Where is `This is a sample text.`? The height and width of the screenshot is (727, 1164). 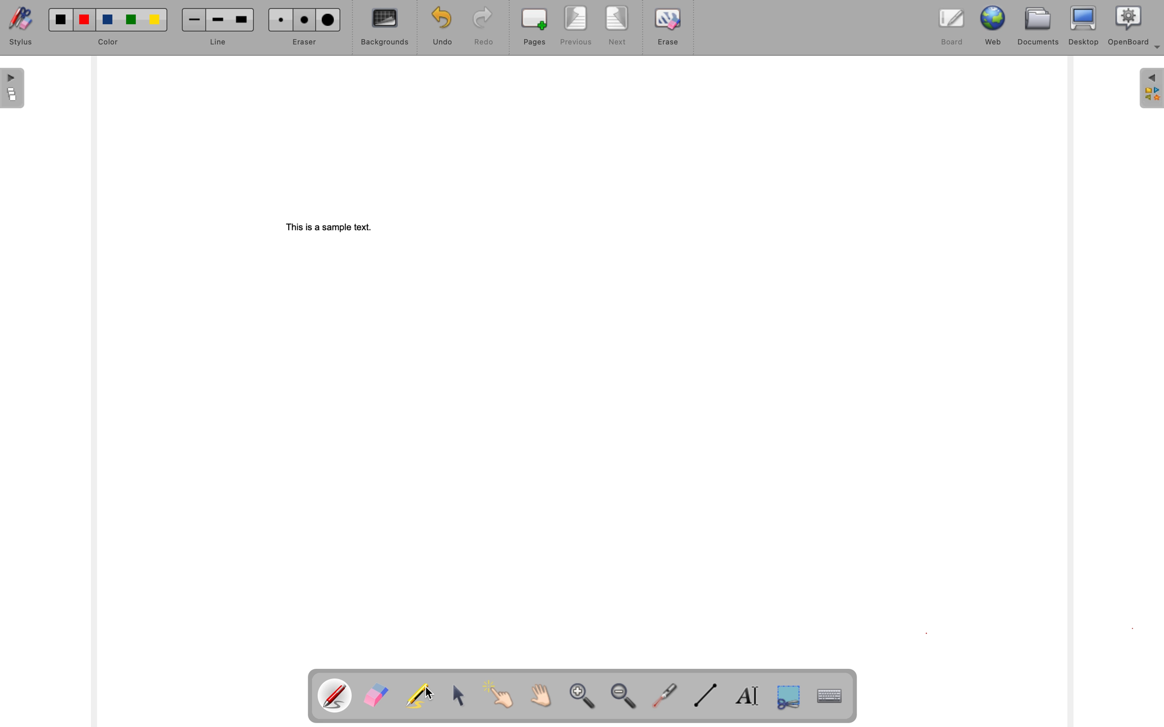 This is a sample text. is located at coordinates (331, 227).